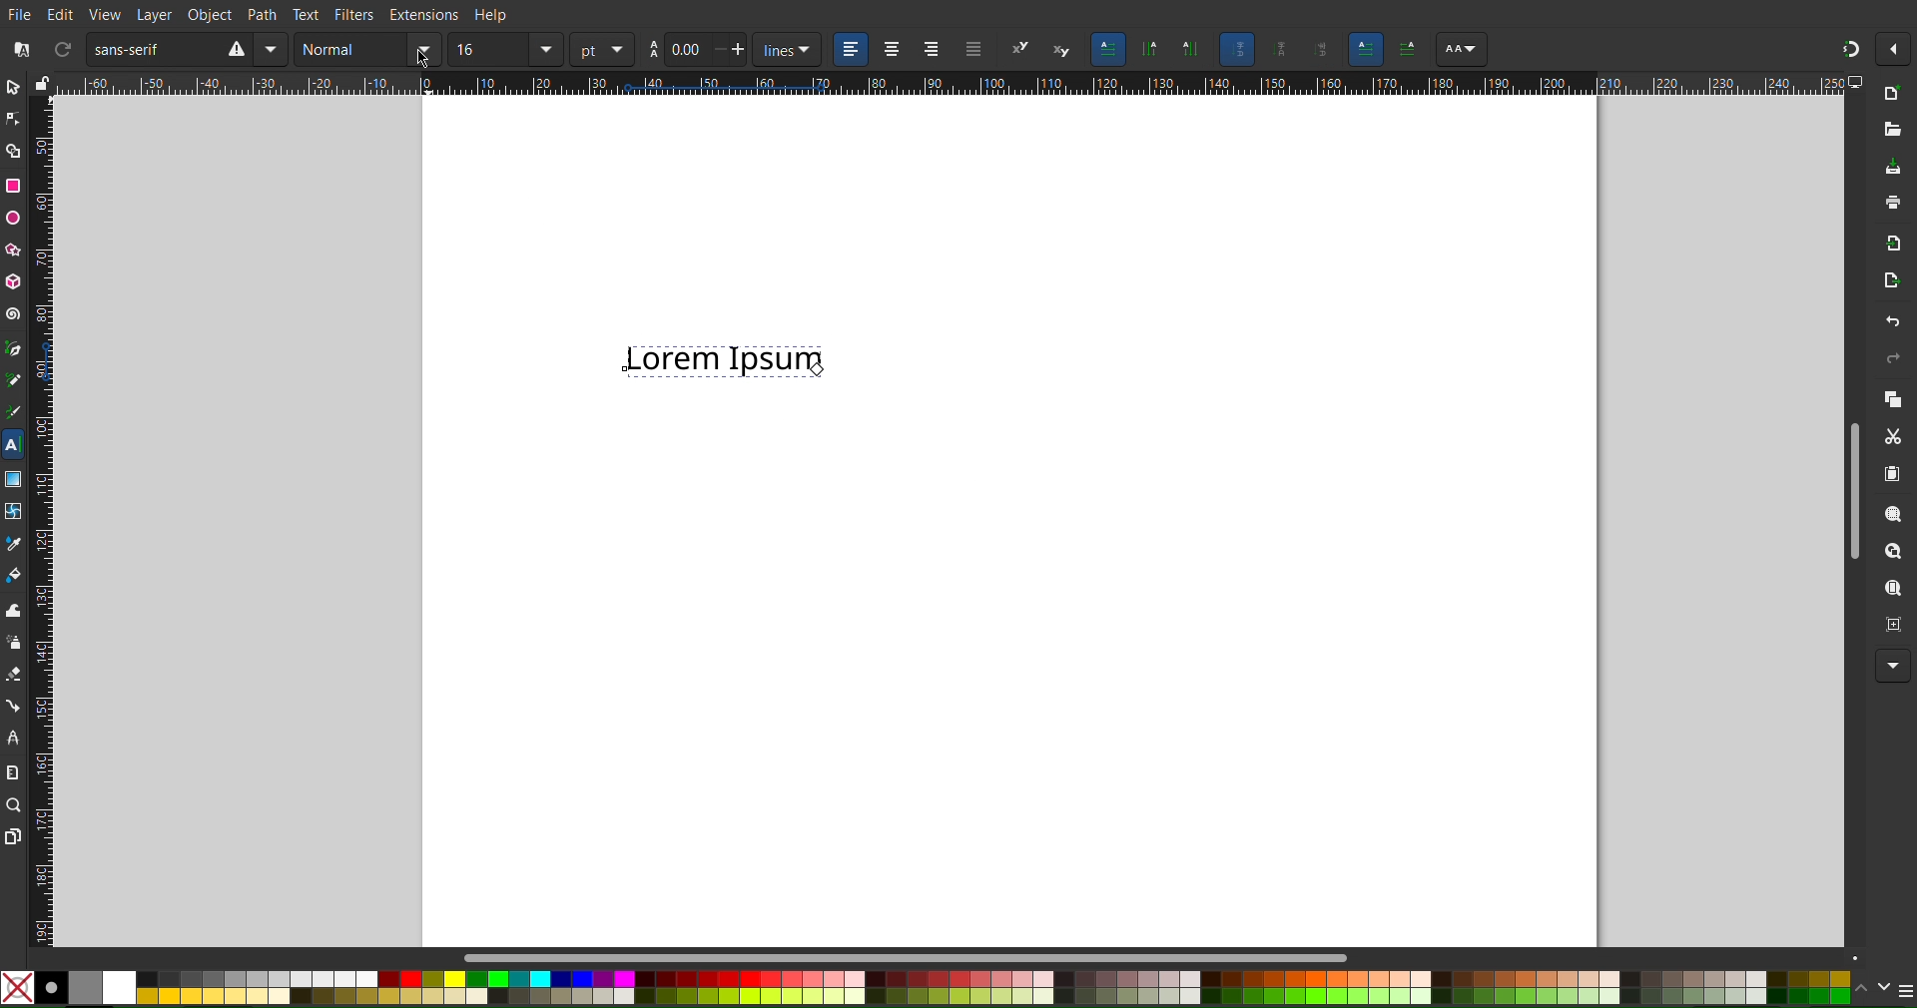 The image size is (1917, 1008). What do you see at coordinates (14, 574) in the screenshot?
I see `Fill Color` at bounding box center [14, 574].